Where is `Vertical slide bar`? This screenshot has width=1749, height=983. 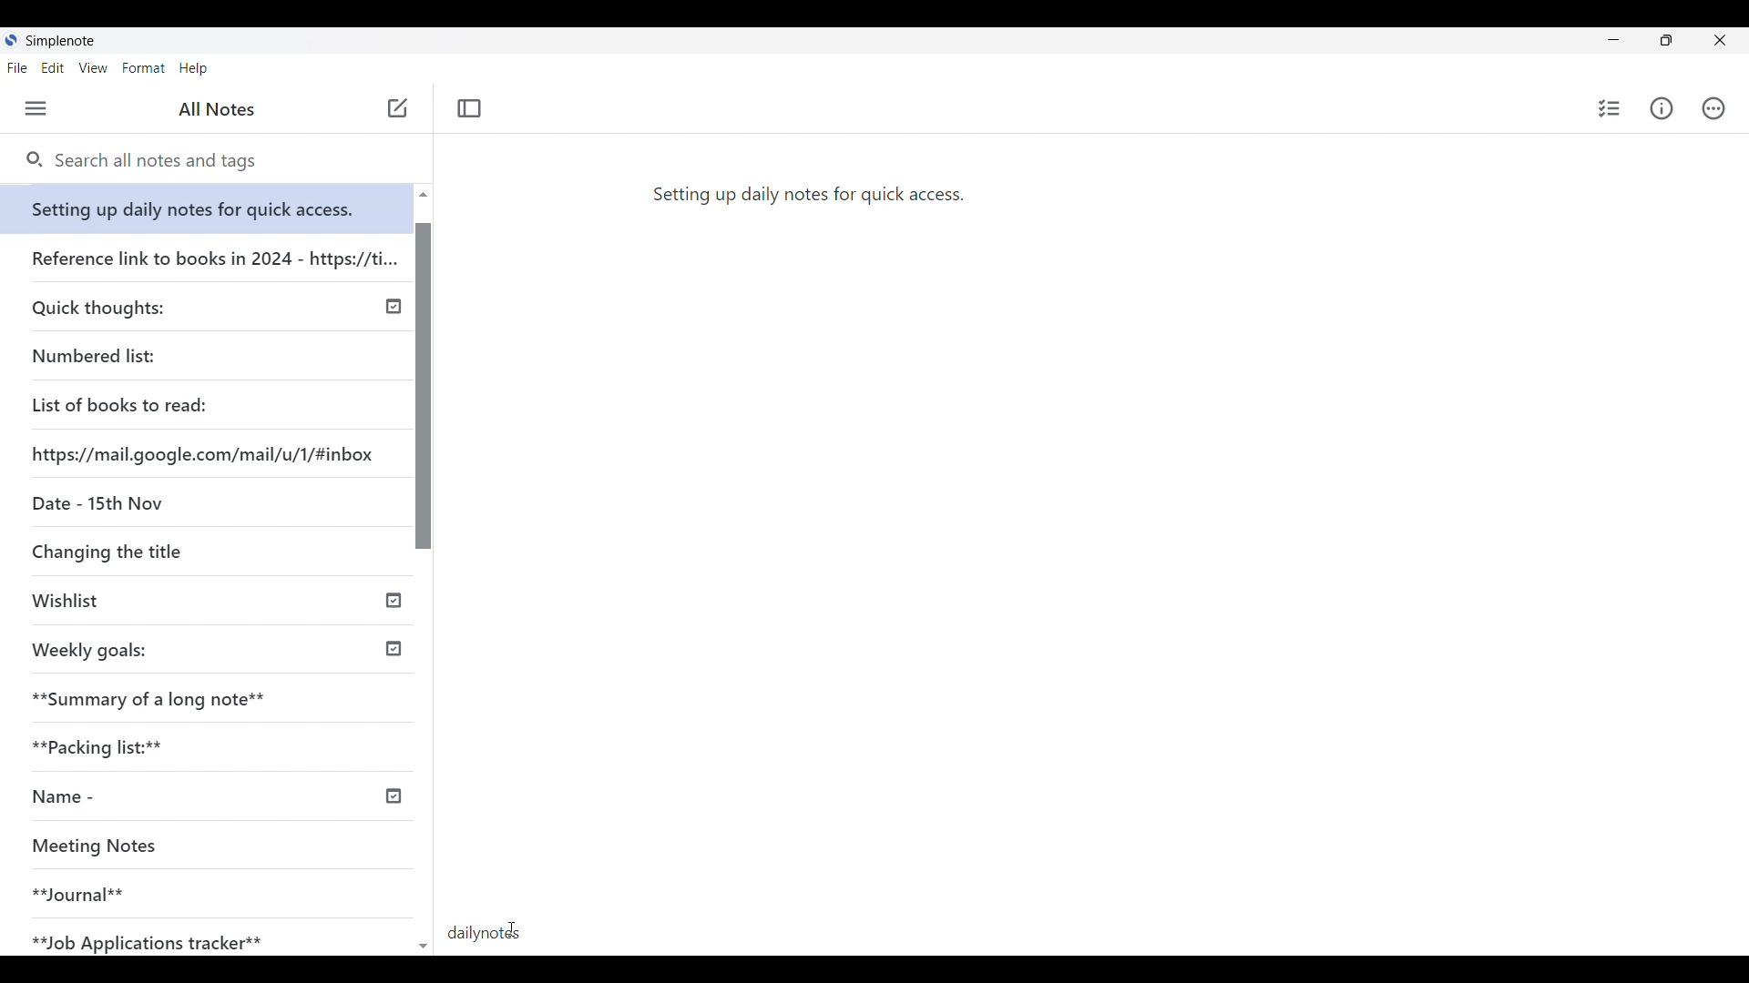
Vertical slide bar is located at coordinates (425, 579).